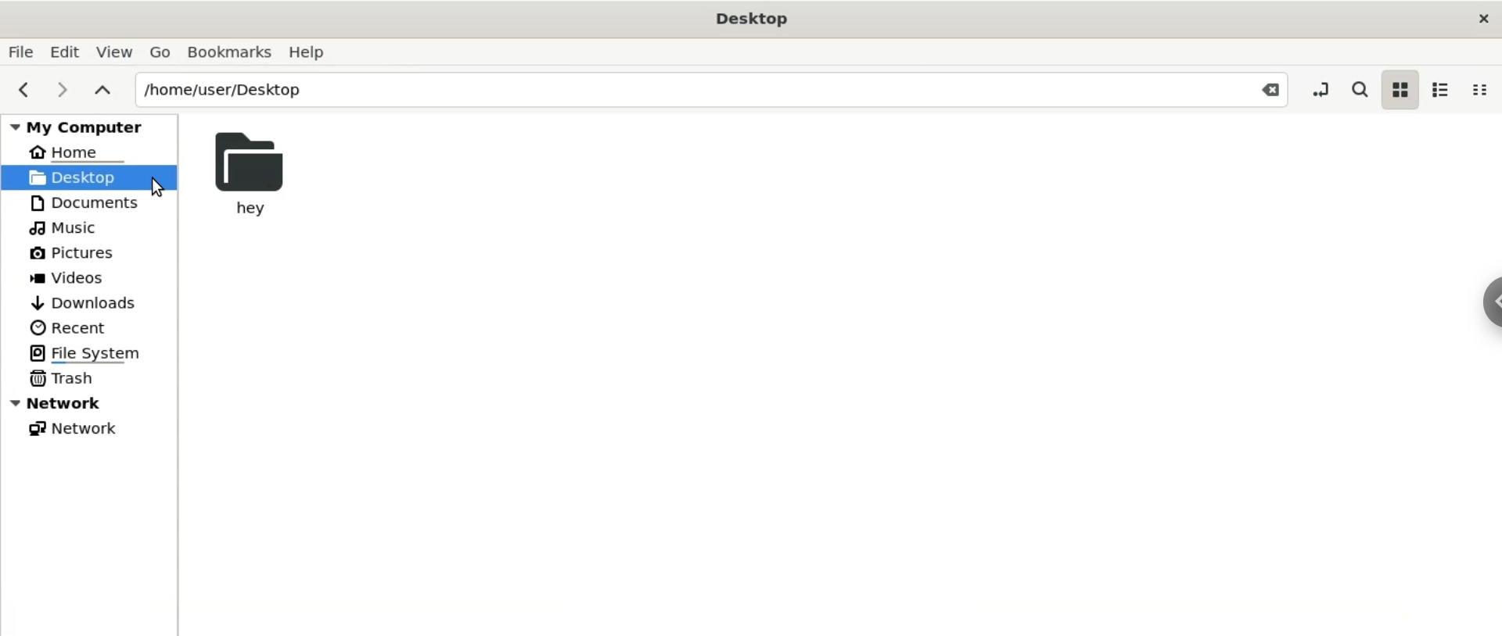 Image resolution: width=1502 pixels, height=636 pixels. What do you see at coordinates (76, 252) in the screenshot?
I see `Pictures` at bounding box center [76, 252].